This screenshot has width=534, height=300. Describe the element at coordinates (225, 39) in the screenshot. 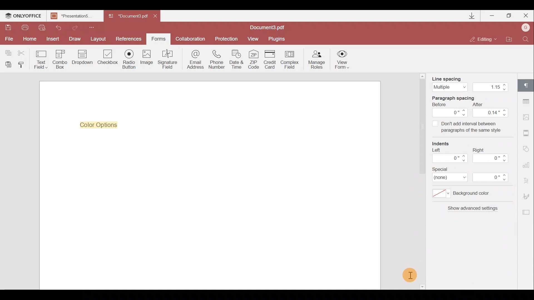

I see `Protection` at that location.